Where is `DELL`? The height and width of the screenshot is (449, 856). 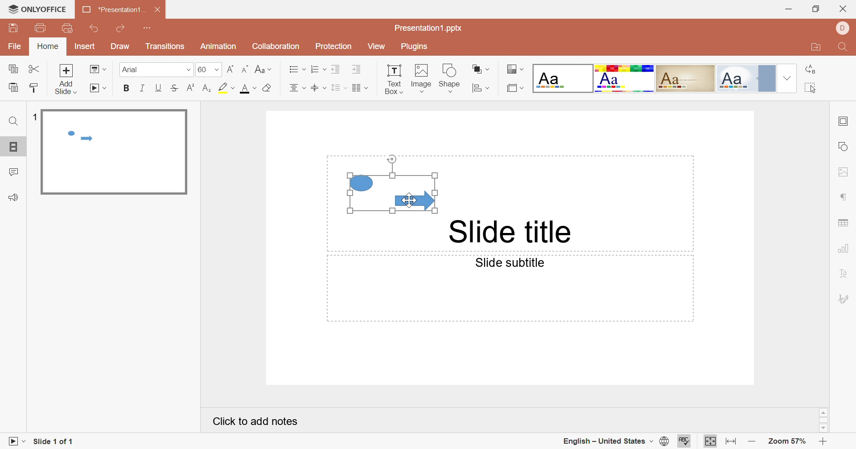 DELL is located at coordinates (844, 28).